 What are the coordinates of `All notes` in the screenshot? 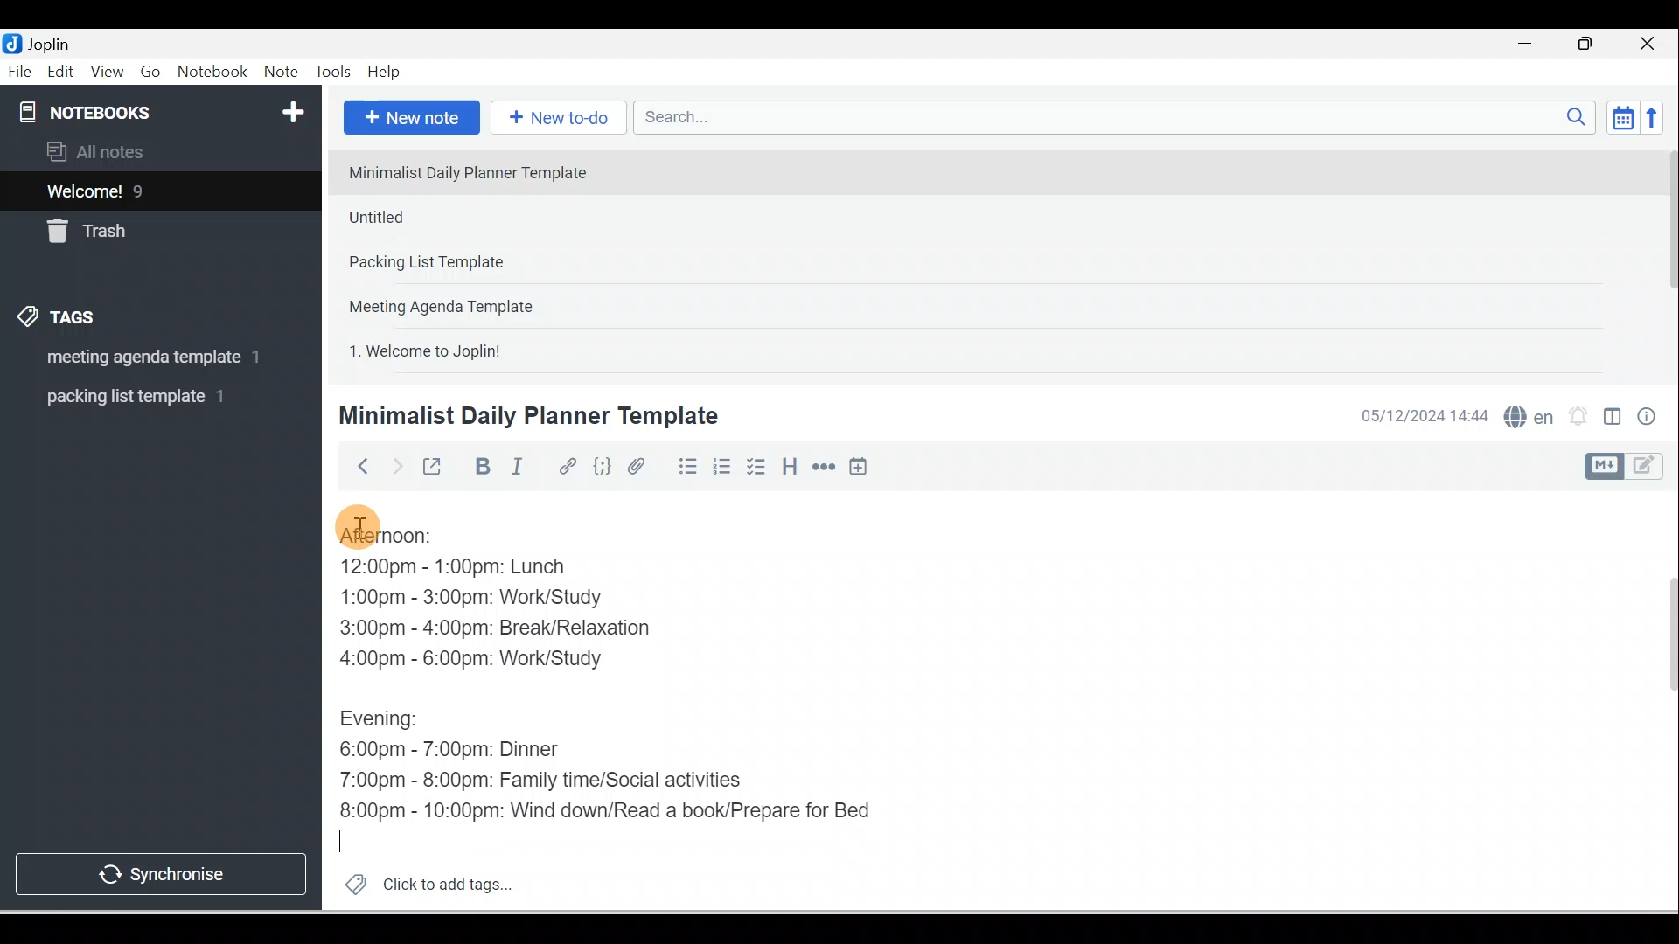 It's located at (158, 151).